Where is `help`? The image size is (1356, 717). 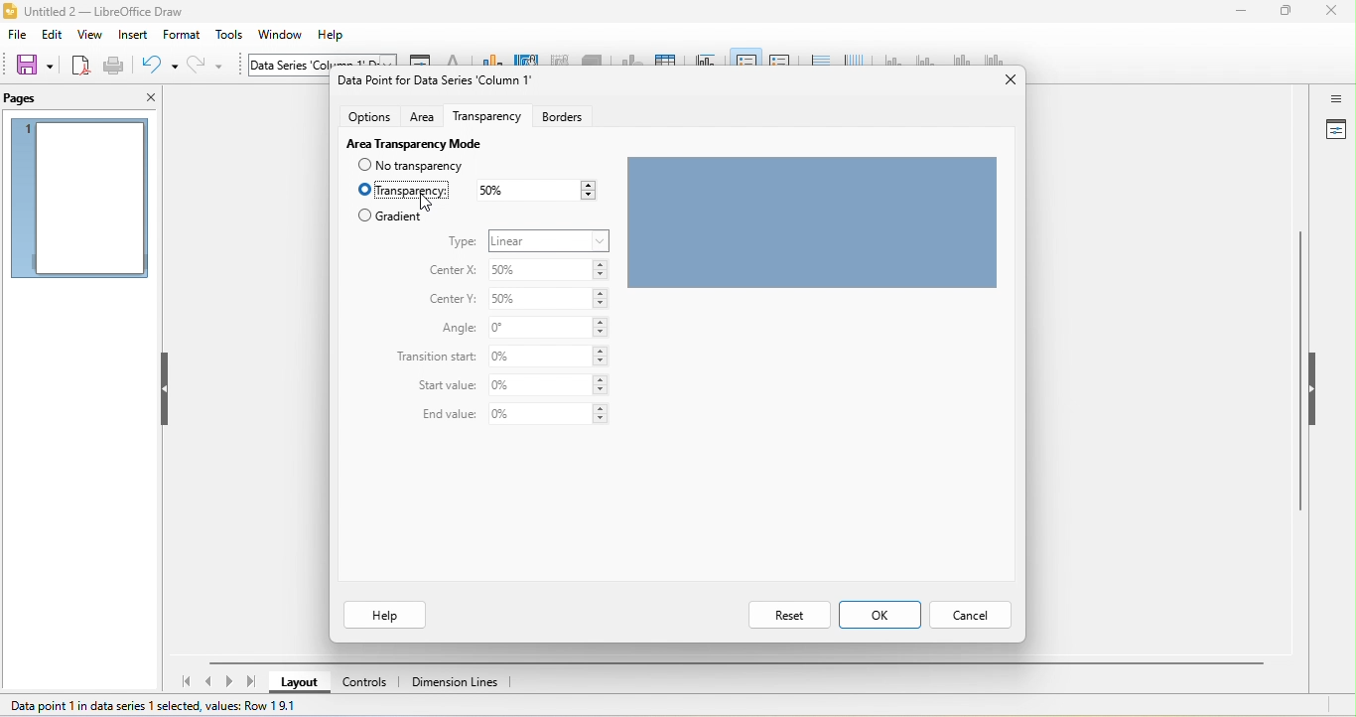
help is located at coordinates (388, 618).